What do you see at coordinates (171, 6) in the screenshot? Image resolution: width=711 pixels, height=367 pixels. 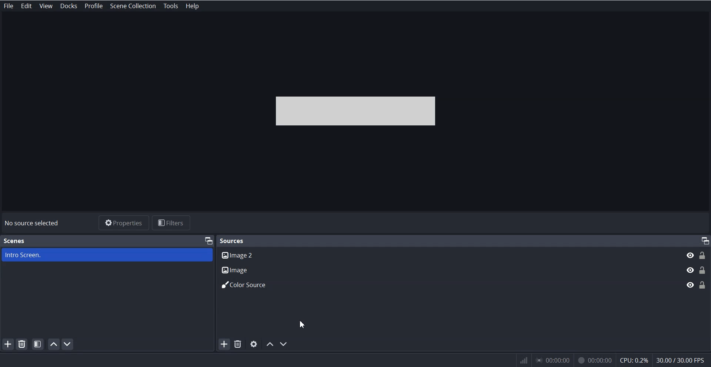 I see `Tools` at bounding box center [171, 6].